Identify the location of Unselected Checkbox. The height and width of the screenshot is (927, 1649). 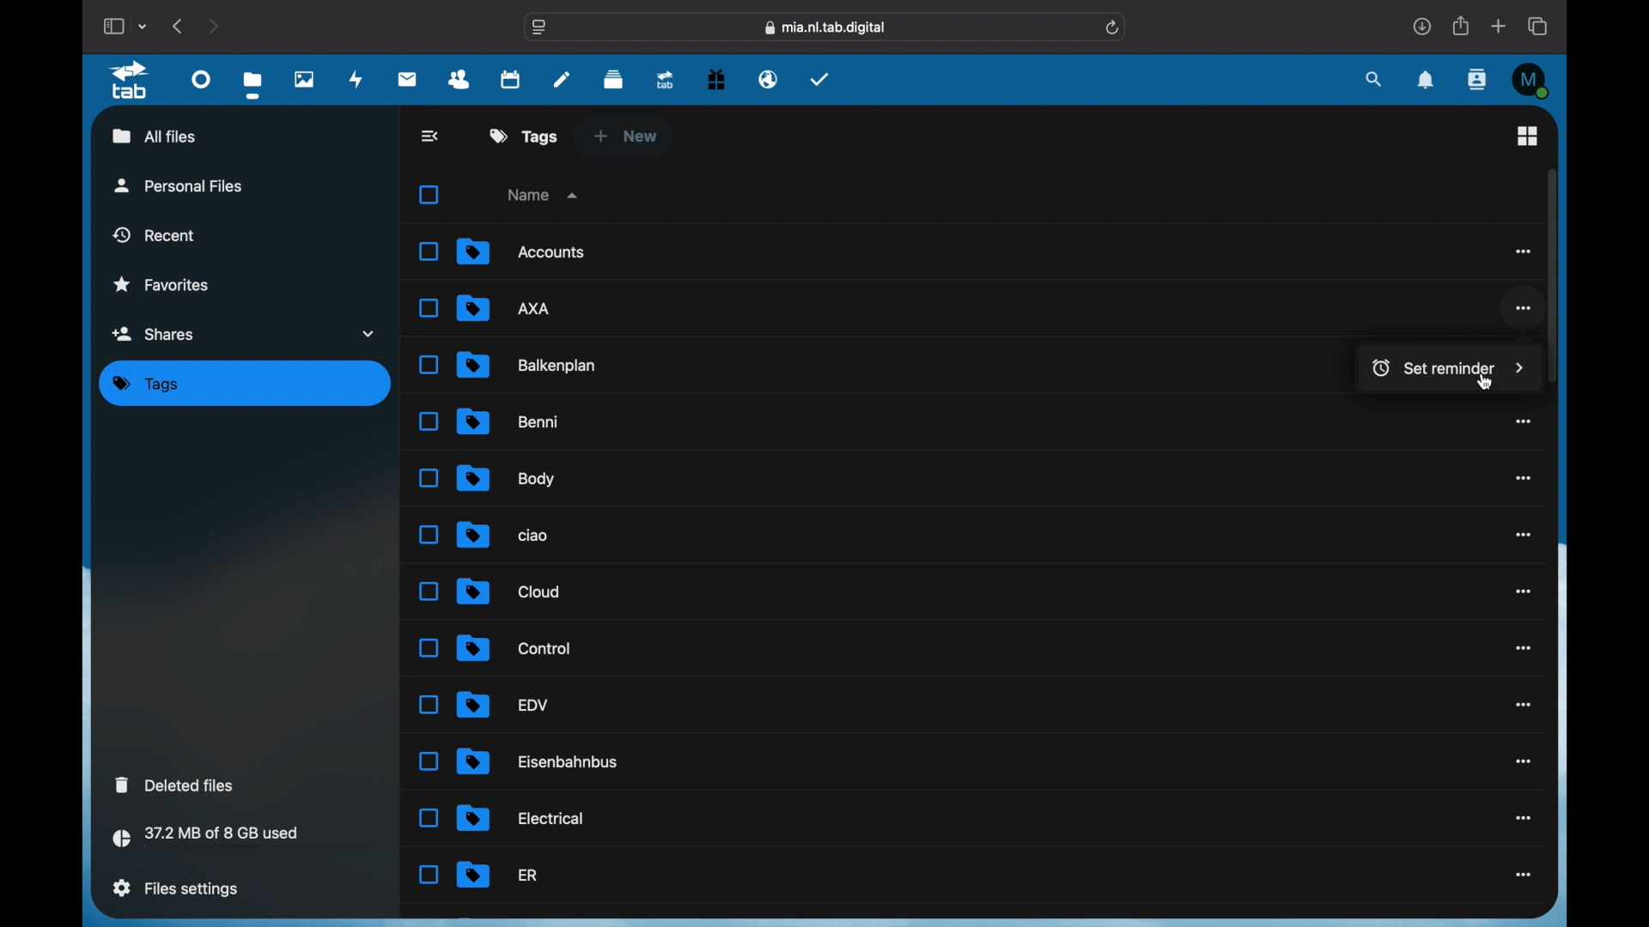
(427, 478).